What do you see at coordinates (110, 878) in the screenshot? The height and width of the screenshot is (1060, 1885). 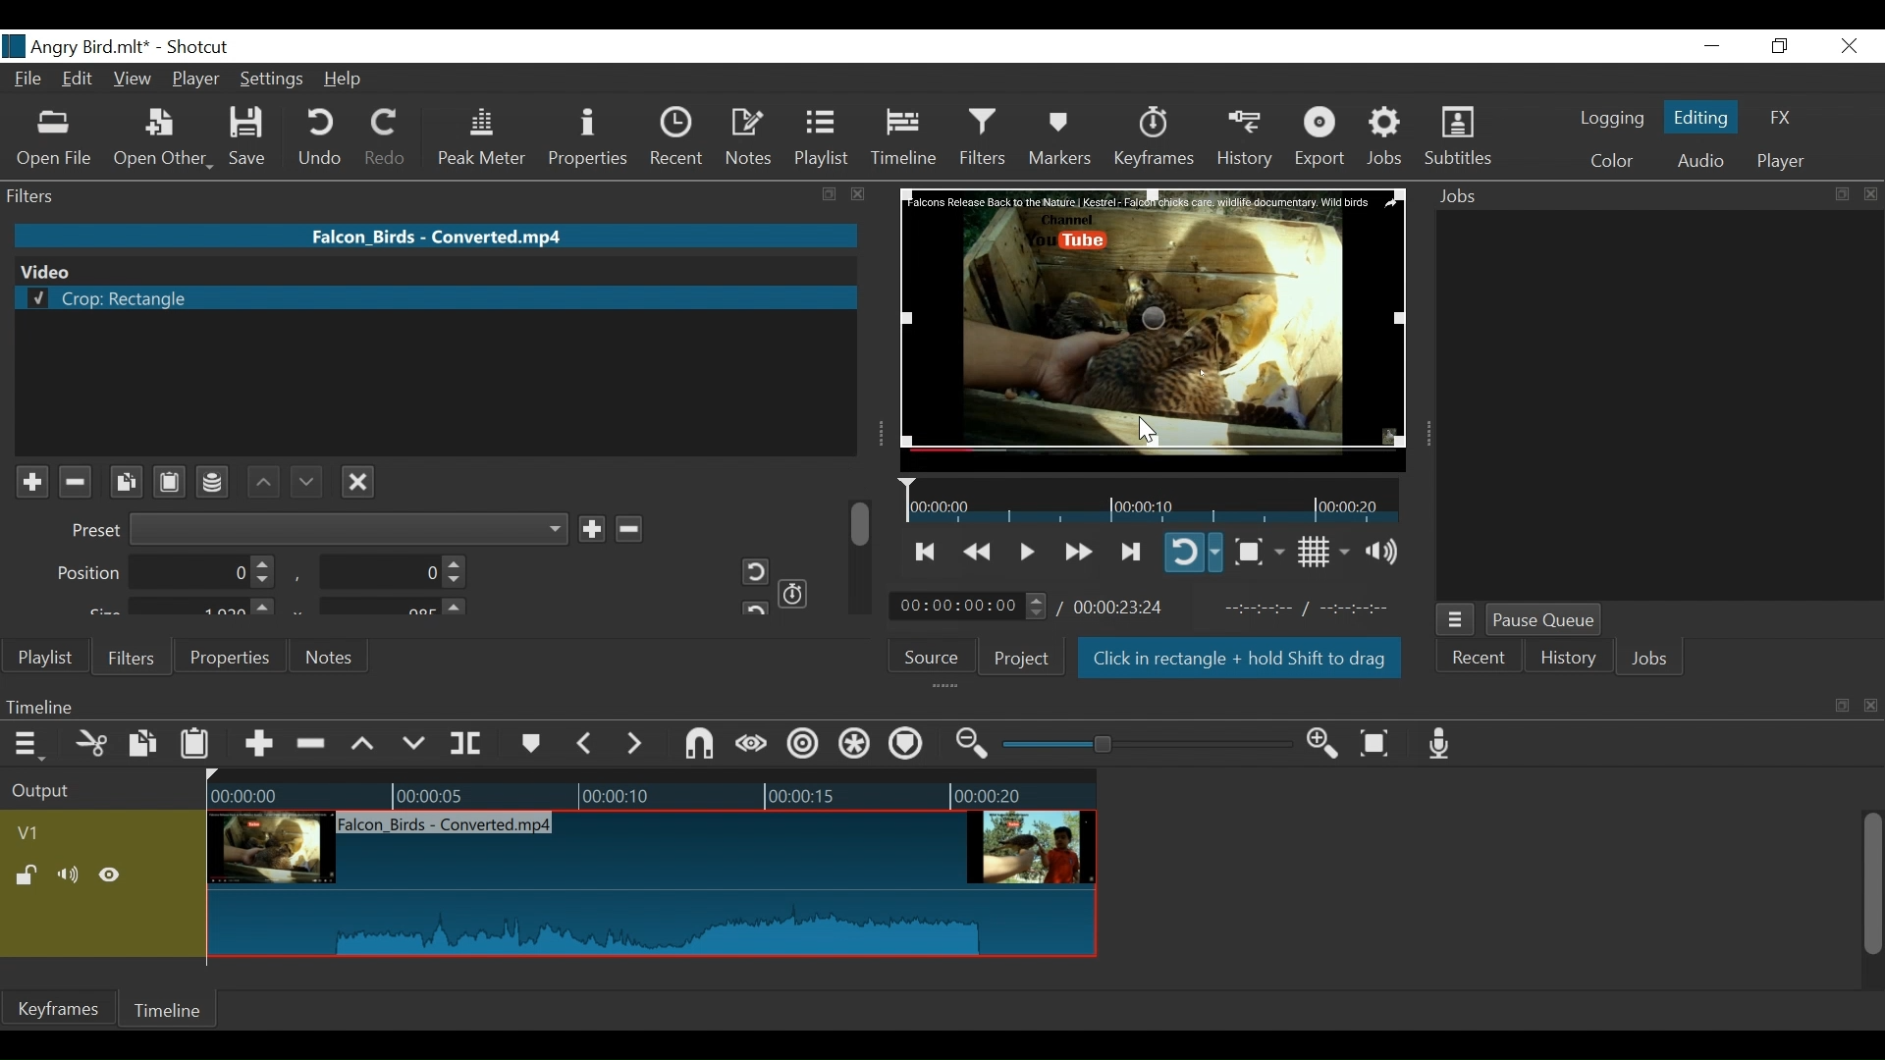 I see `Hide` at bounding box center [110, 878].